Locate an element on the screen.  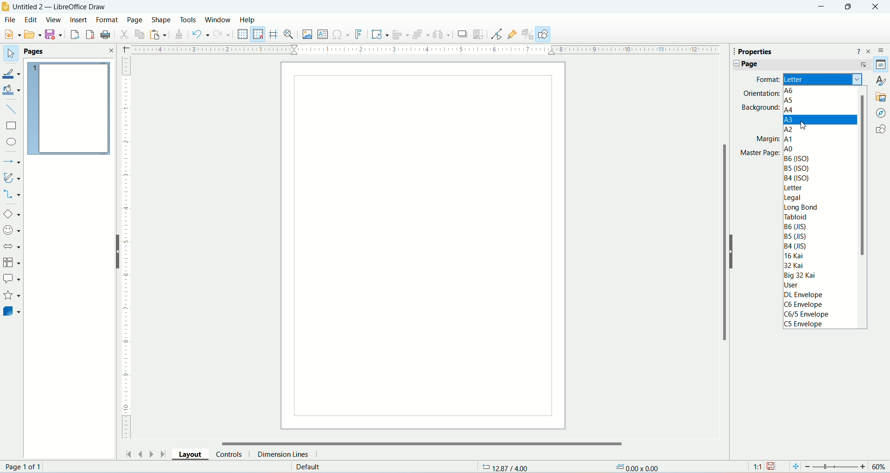
rectangle is located at coordinates (13, 127).